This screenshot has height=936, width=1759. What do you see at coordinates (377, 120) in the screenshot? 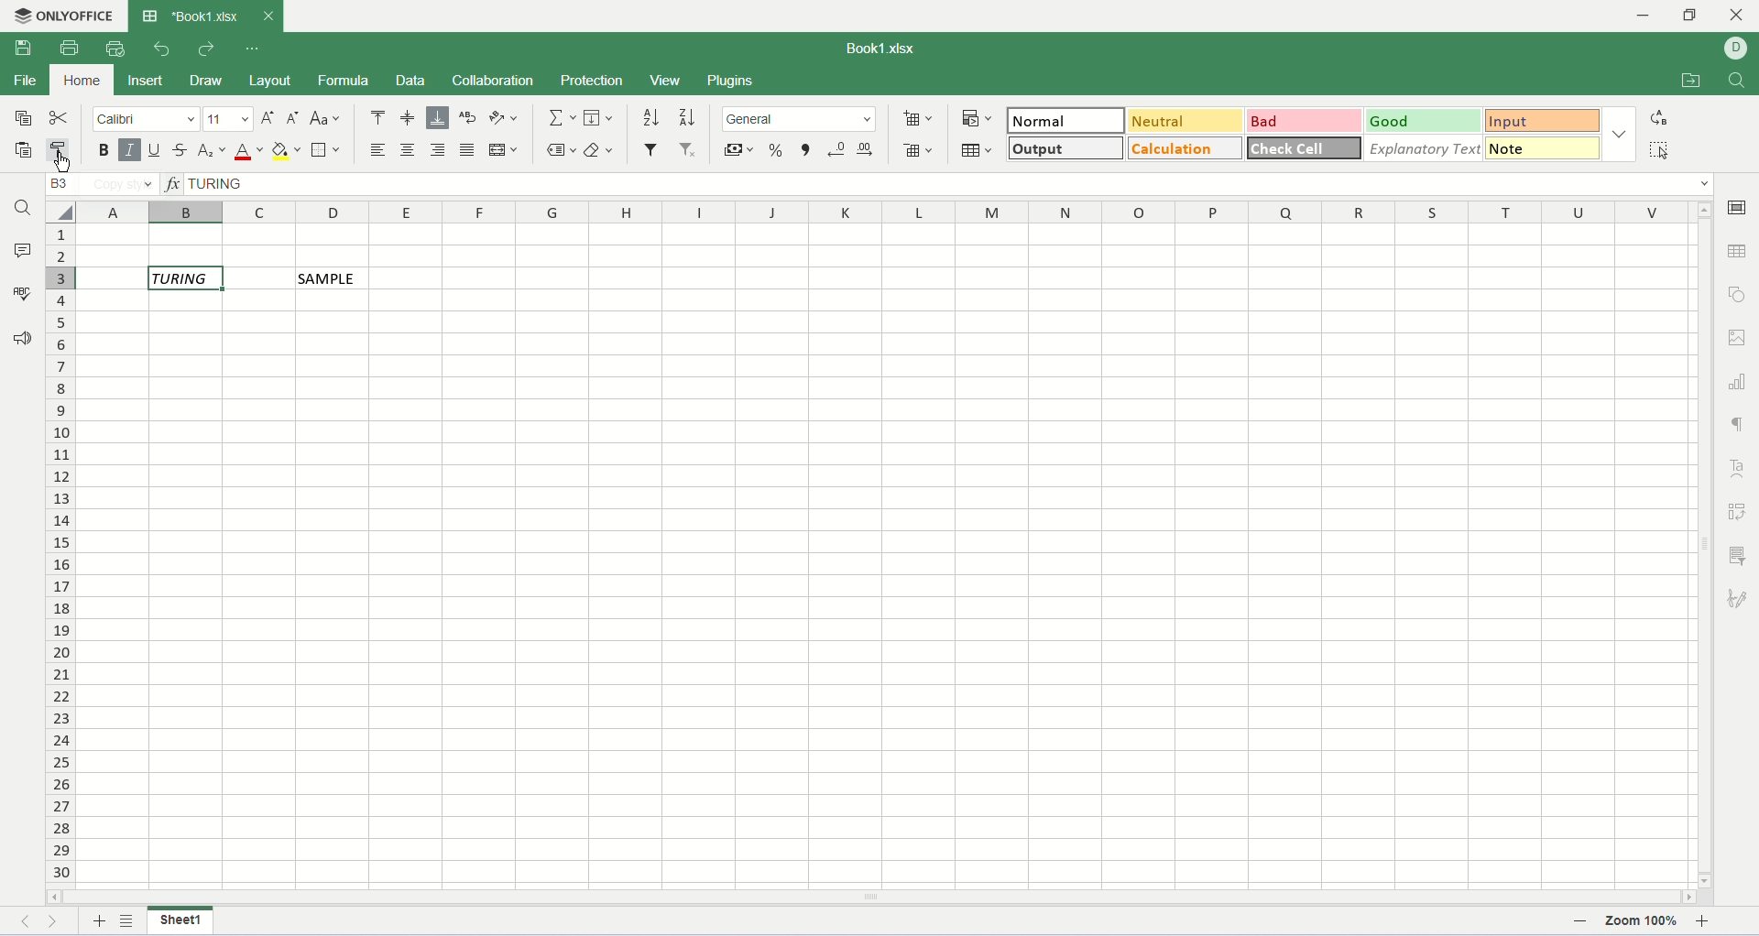
I see `align top` at bounding box center [377, 120].